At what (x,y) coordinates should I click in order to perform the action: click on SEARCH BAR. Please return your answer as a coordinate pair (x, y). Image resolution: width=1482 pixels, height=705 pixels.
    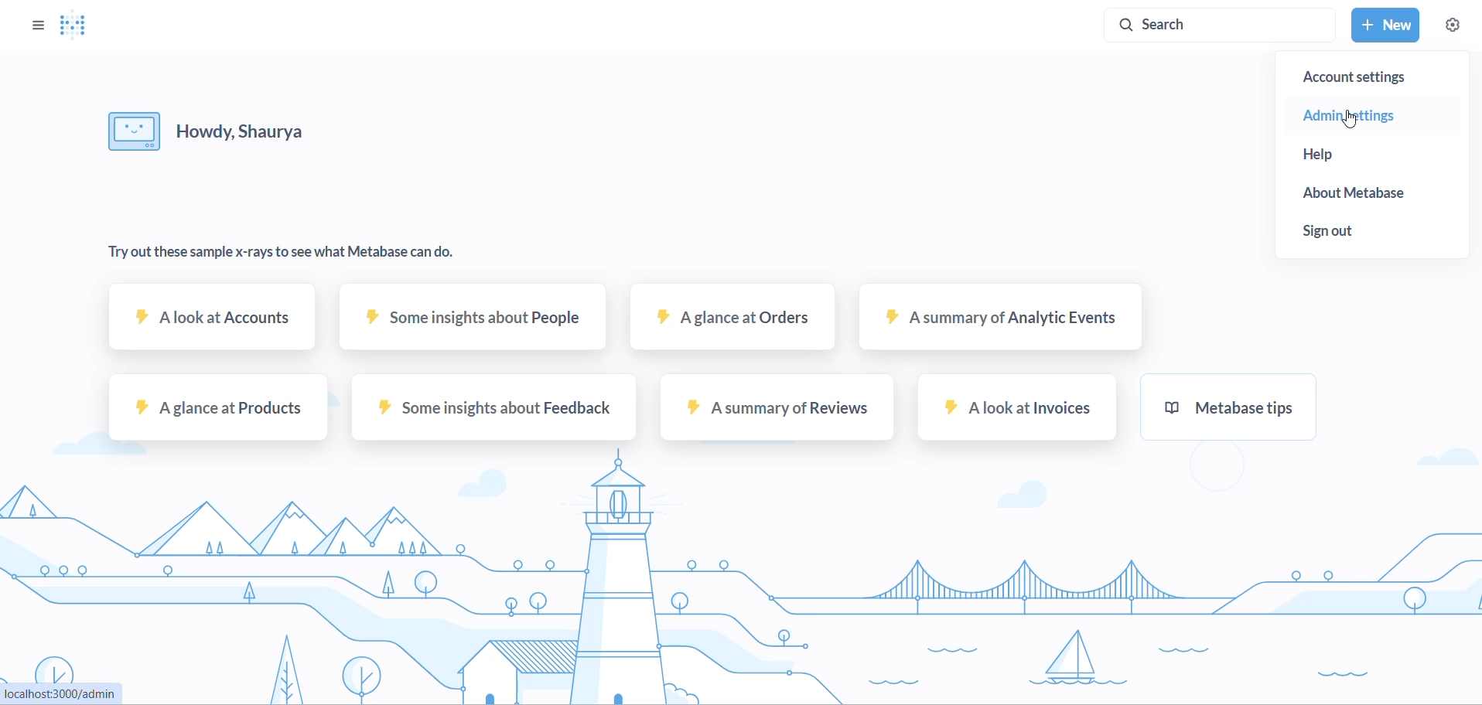
    Looking at the image, I should click on (1212, 22).